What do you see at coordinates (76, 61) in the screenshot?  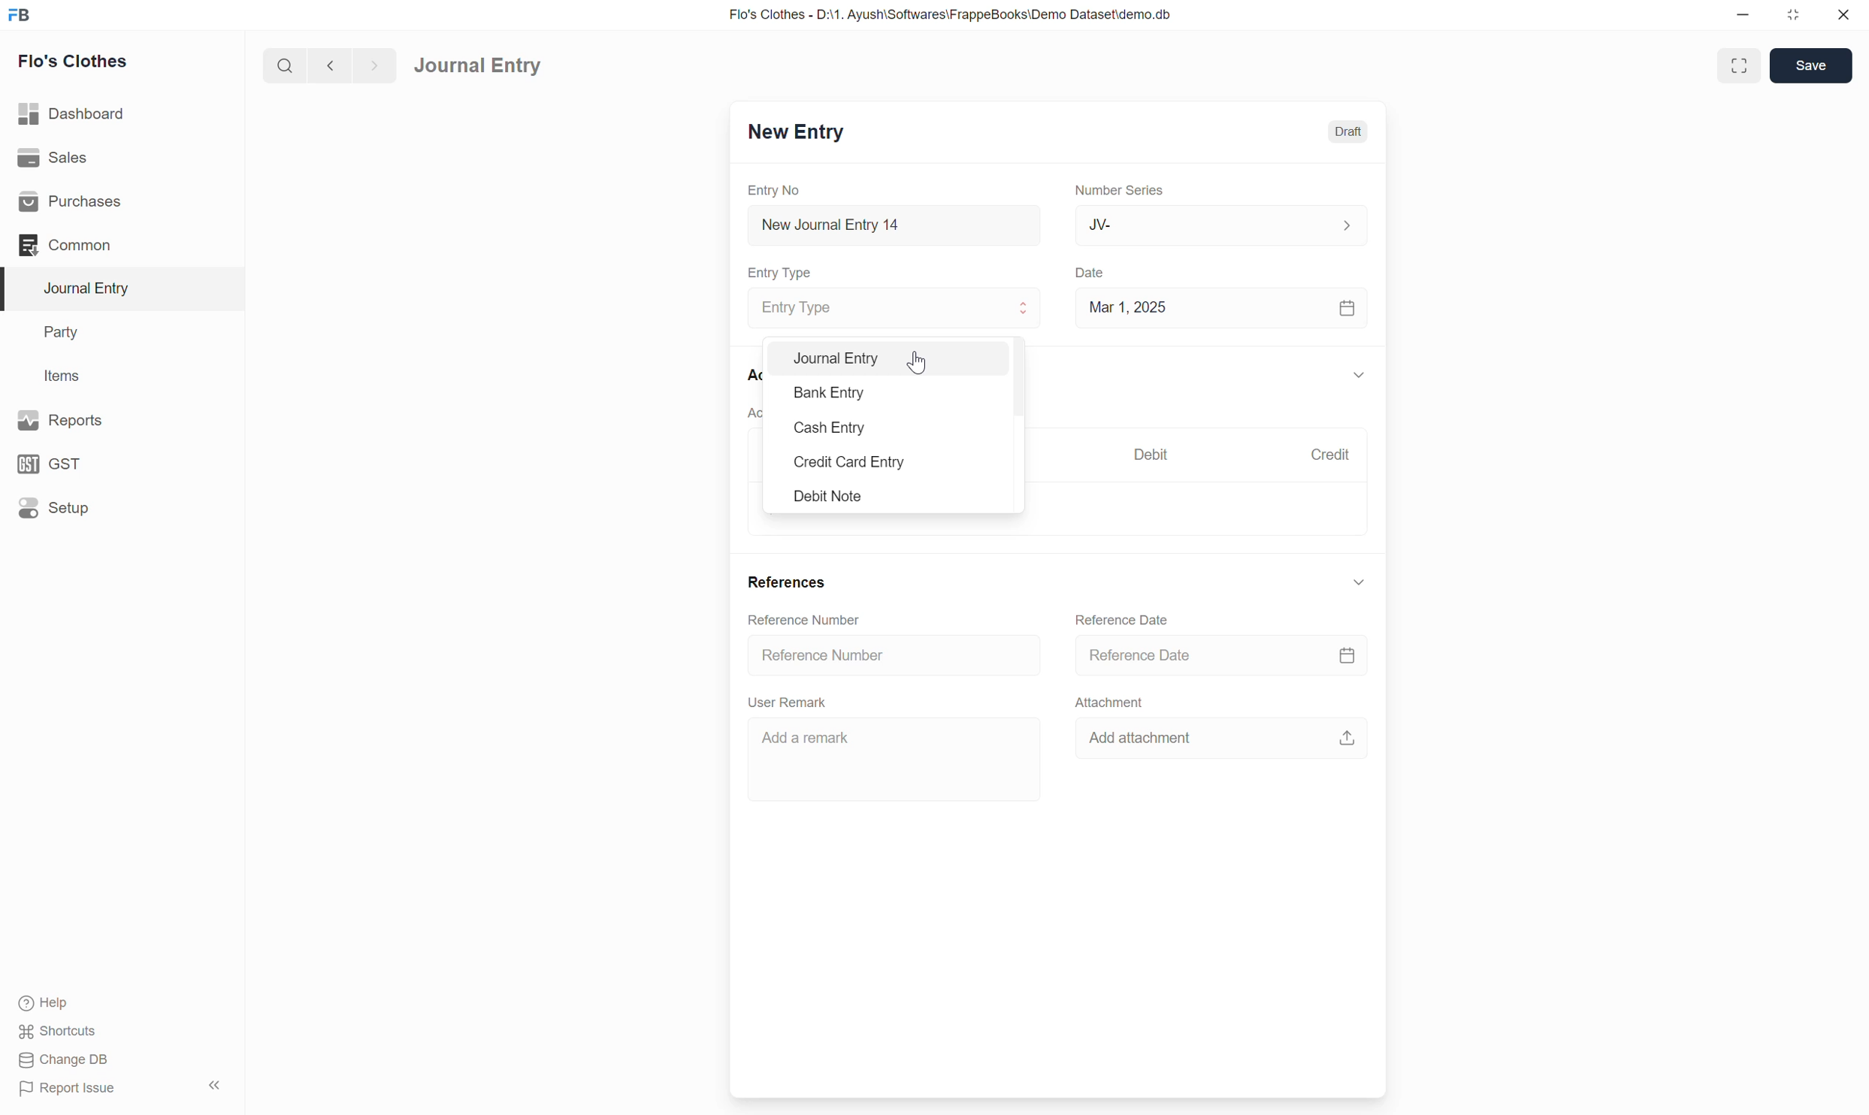 I see `Flo's Clothes` at bounding box center [76, 61].